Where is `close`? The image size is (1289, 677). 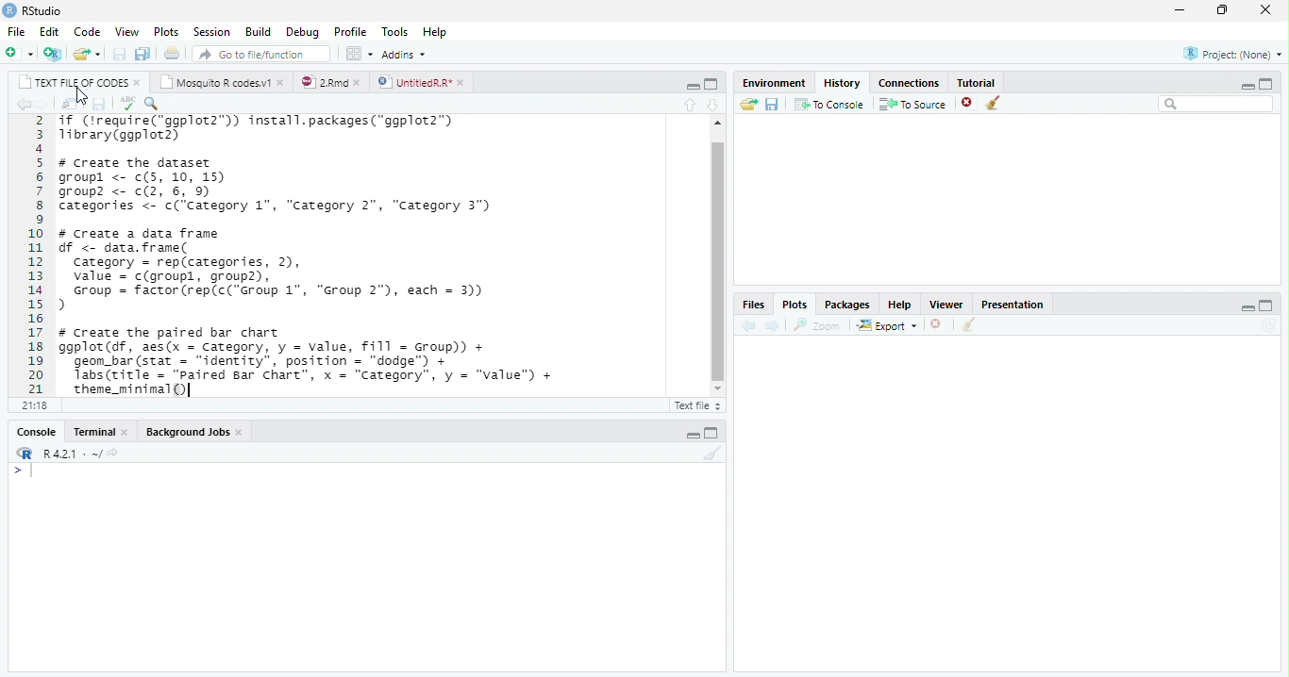 close is located at coordinates (461, 83).